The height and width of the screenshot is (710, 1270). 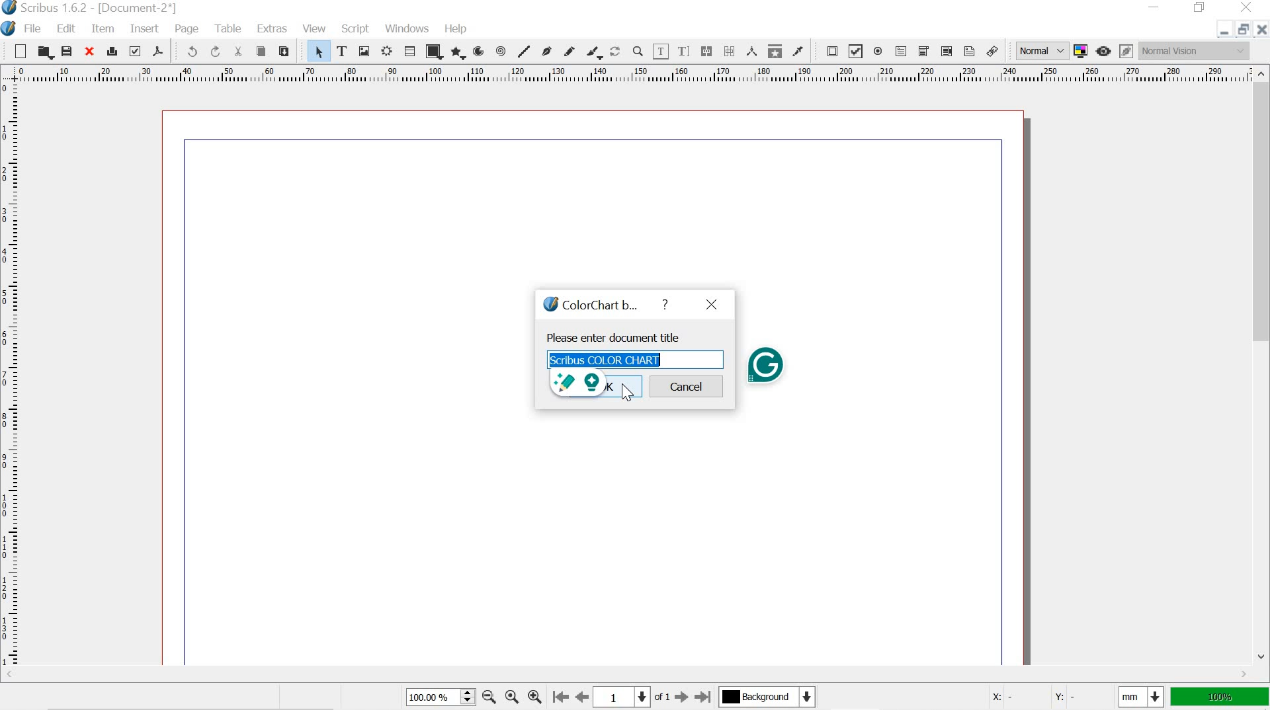 I want to click on pdf text field, so click(x=902, y=52).